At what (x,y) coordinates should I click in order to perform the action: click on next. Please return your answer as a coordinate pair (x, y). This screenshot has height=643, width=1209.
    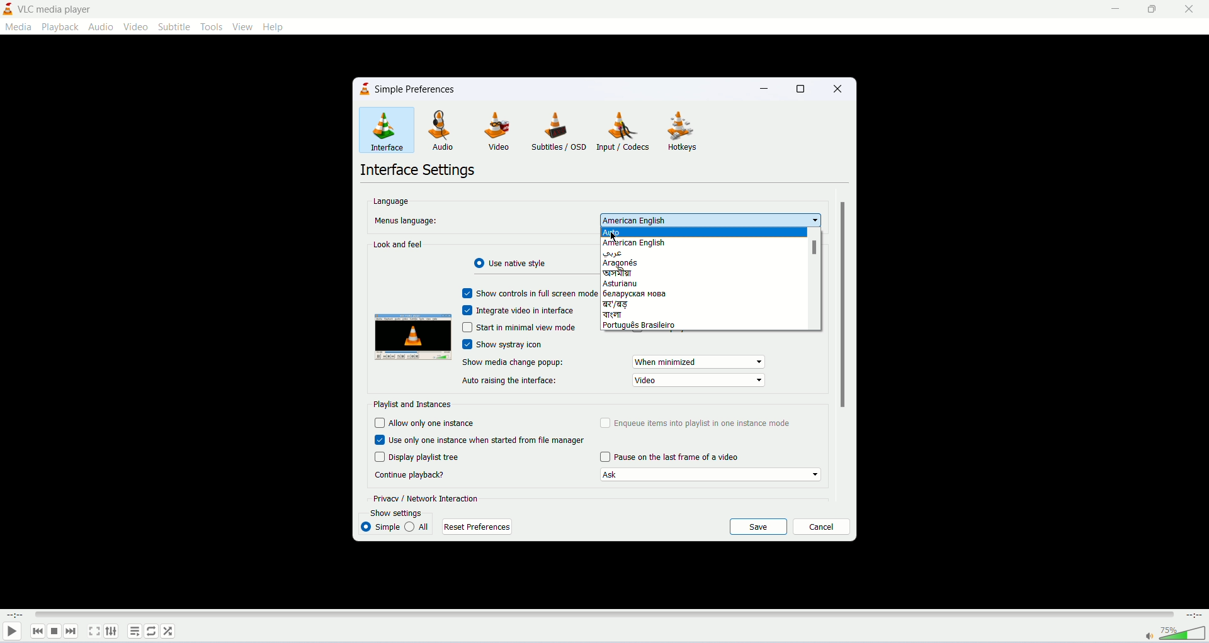
    Looking at the image, I should click on (72, 634).